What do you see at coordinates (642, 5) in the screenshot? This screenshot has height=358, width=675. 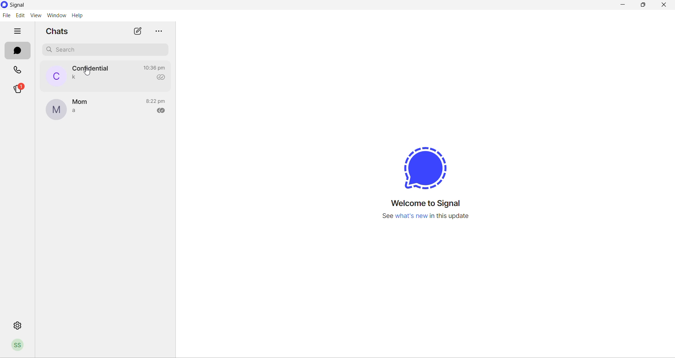 I see `maximize` at bounding box center [642, 5].